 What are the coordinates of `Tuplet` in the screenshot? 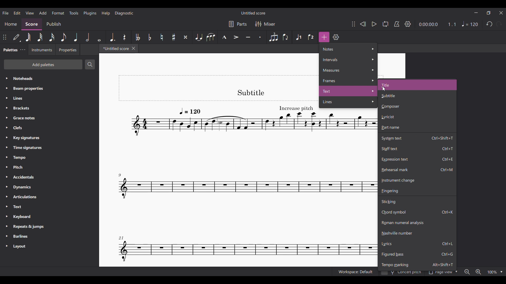 It's located at (273, 37).